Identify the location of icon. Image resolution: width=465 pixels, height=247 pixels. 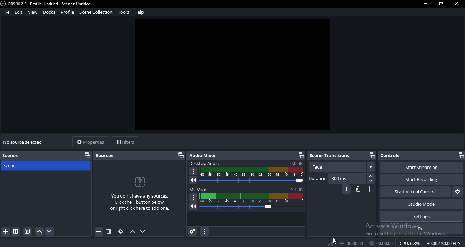
(331, 243).